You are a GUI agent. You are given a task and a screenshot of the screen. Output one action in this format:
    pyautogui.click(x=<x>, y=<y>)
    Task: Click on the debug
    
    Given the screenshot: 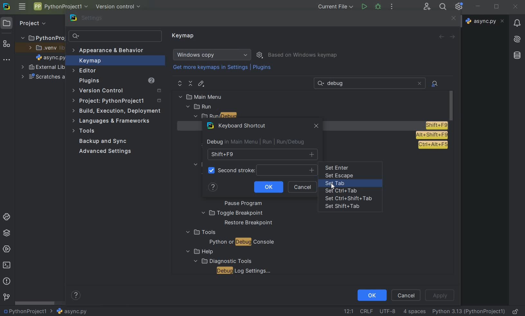 What is the action you would take?
    pyautogui.click(x=378, y=6)
    